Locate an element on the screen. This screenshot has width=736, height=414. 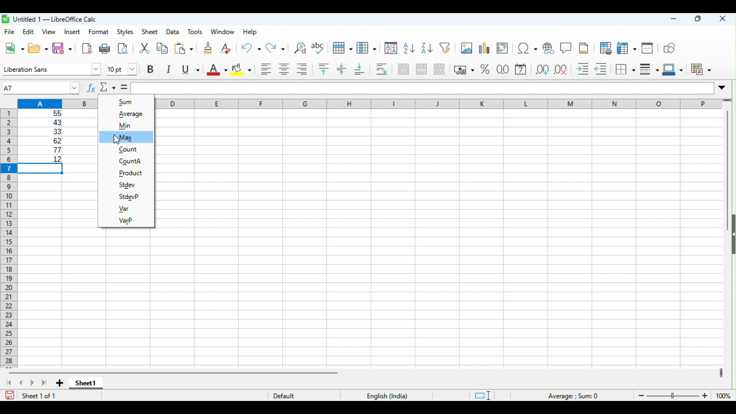
zoom is located at coordinates (682, 395).